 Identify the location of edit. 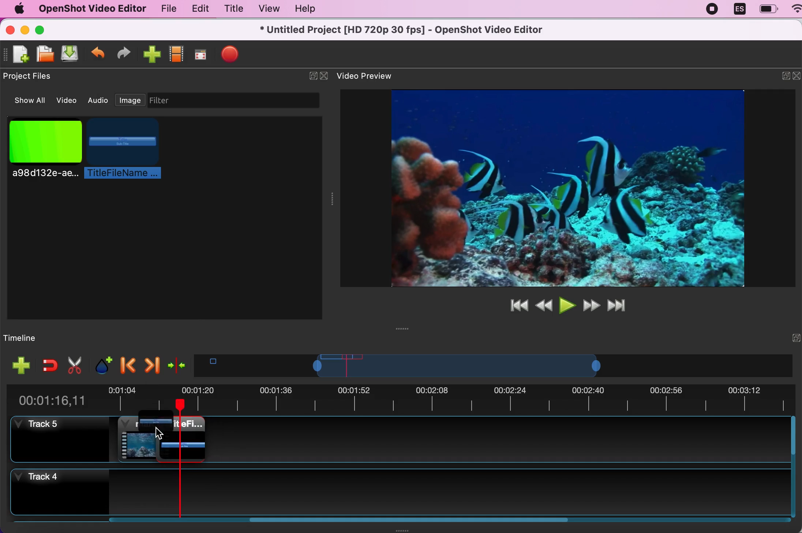
(199, 9).